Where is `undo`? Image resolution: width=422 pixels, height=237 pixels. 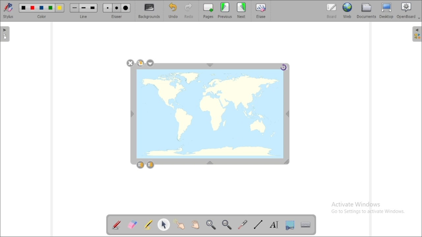
undo is located at coordinates (174, 11).